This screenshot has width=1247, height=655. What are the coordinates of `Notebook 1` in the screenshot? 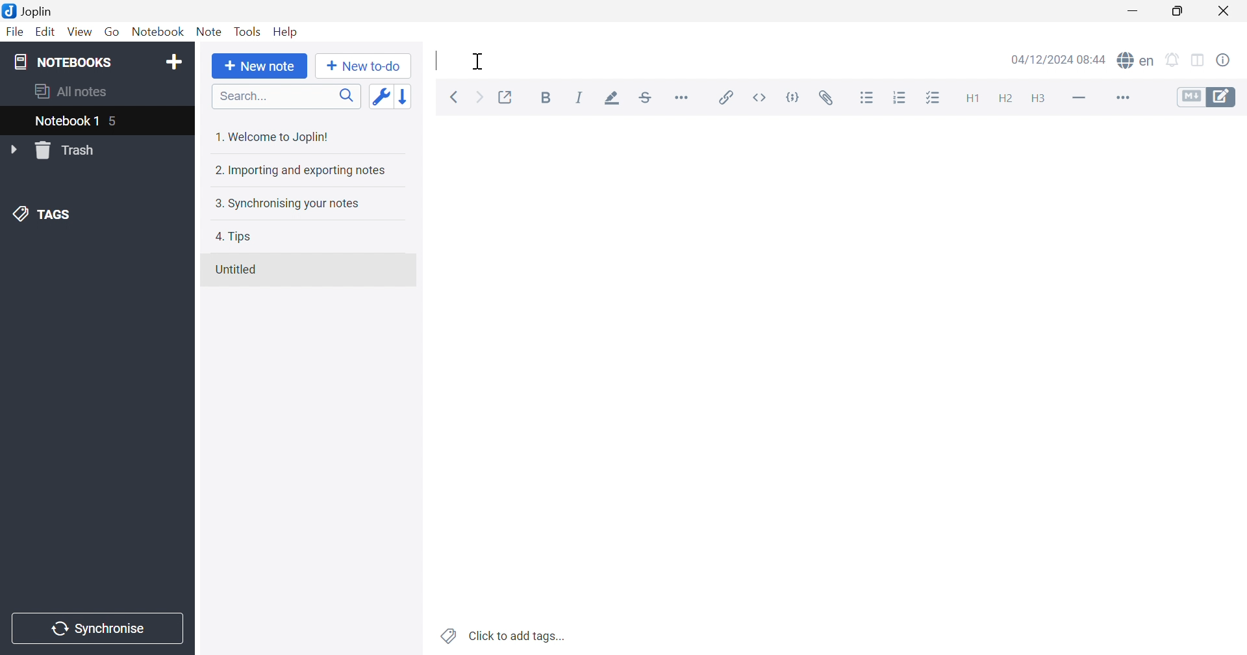 It's located at (65, 123).